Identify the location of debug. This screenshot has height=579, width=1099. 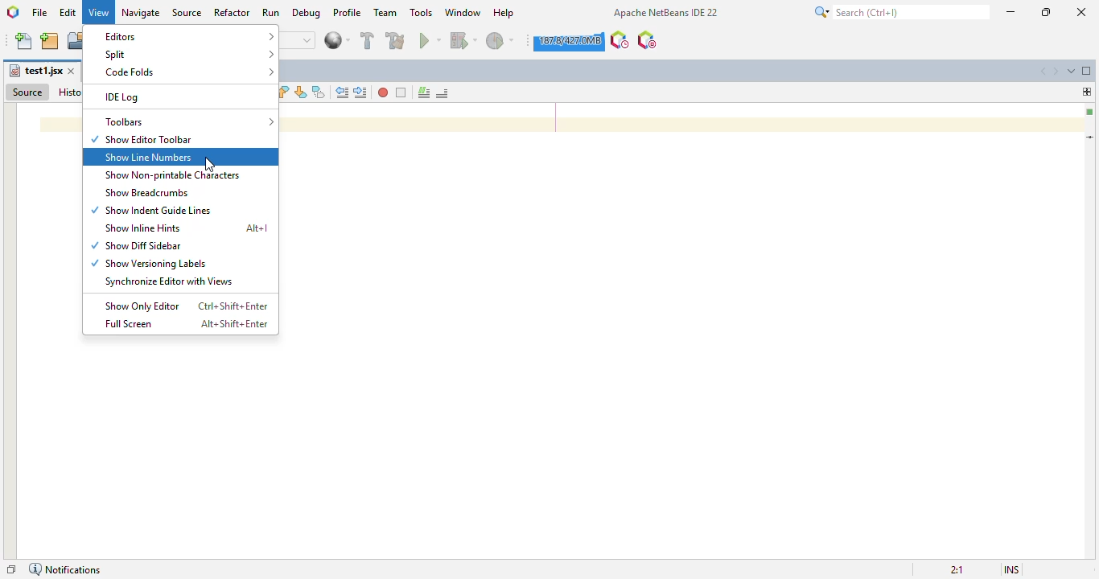
(307, 13).